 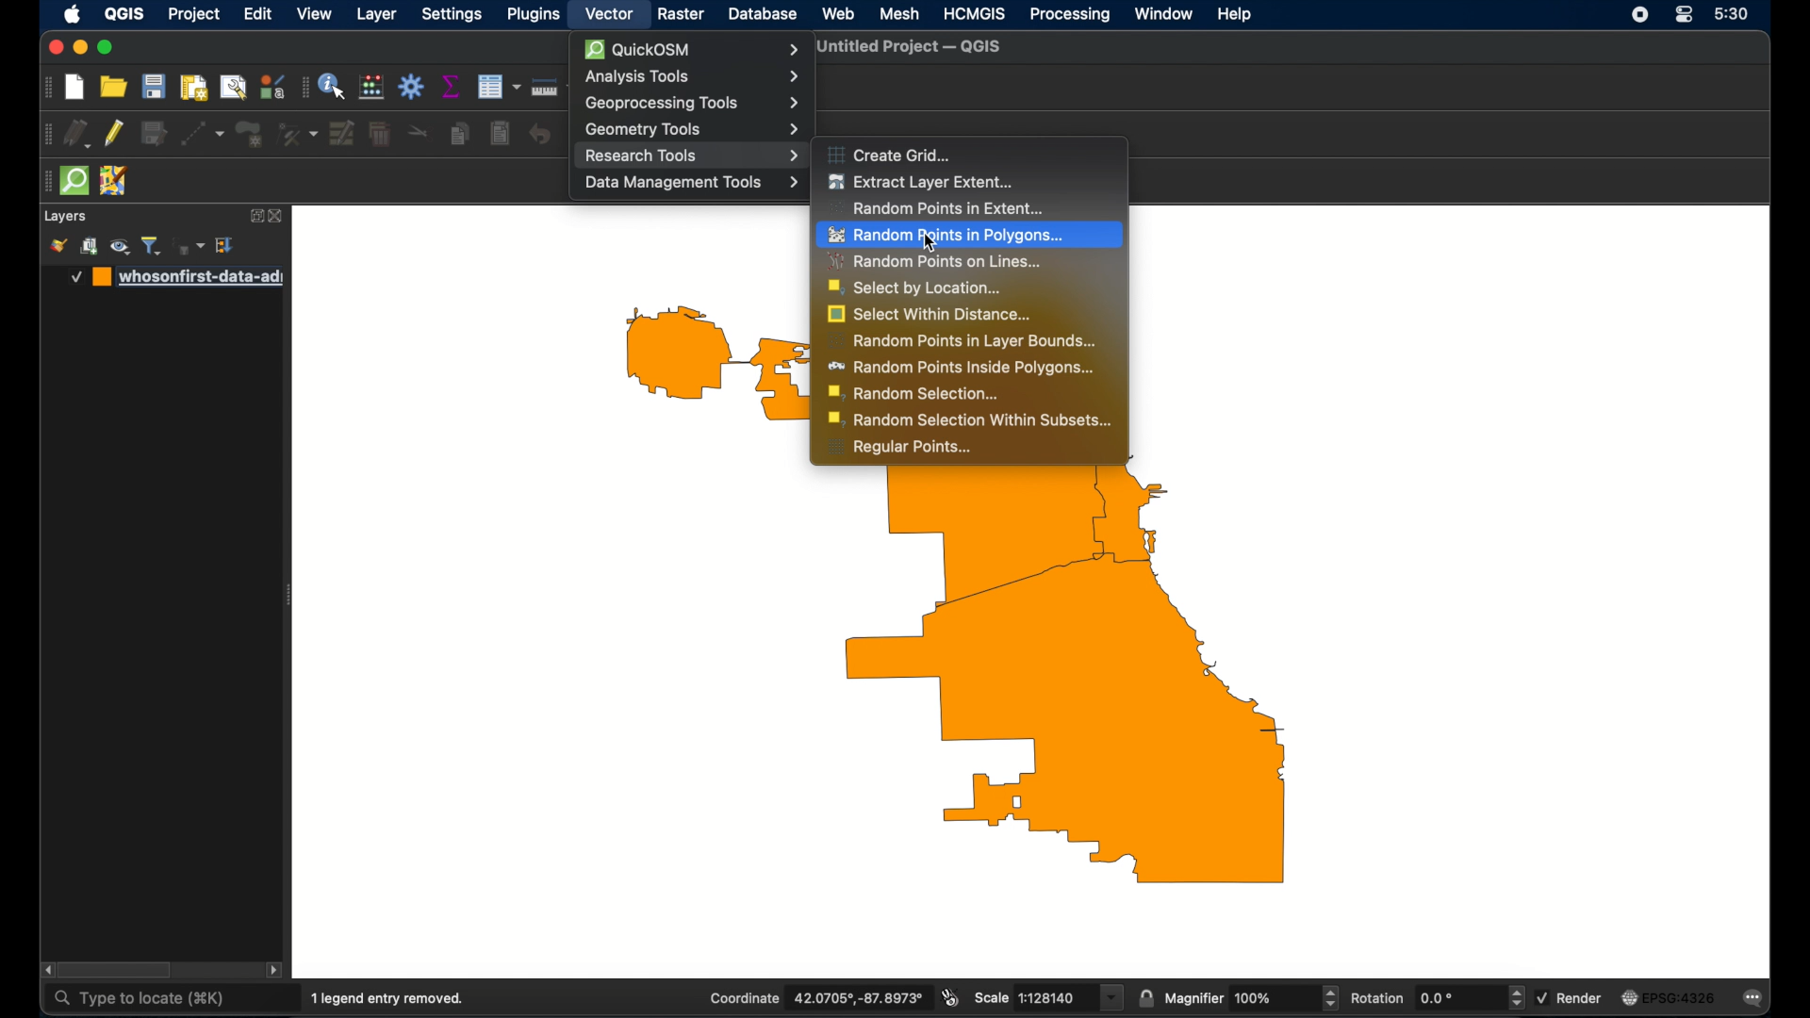 I want to click on style manager, so click(x=273, y=85).